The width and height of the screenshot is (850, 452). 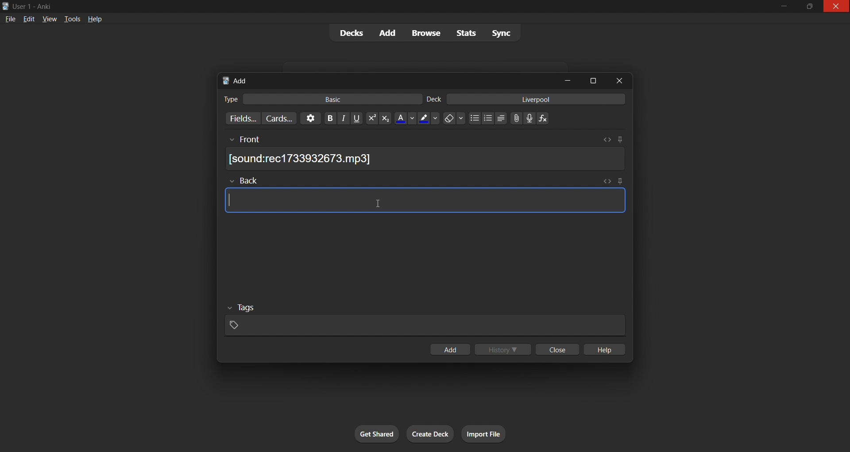 I want to click on bold, so click(x=327, y=118).